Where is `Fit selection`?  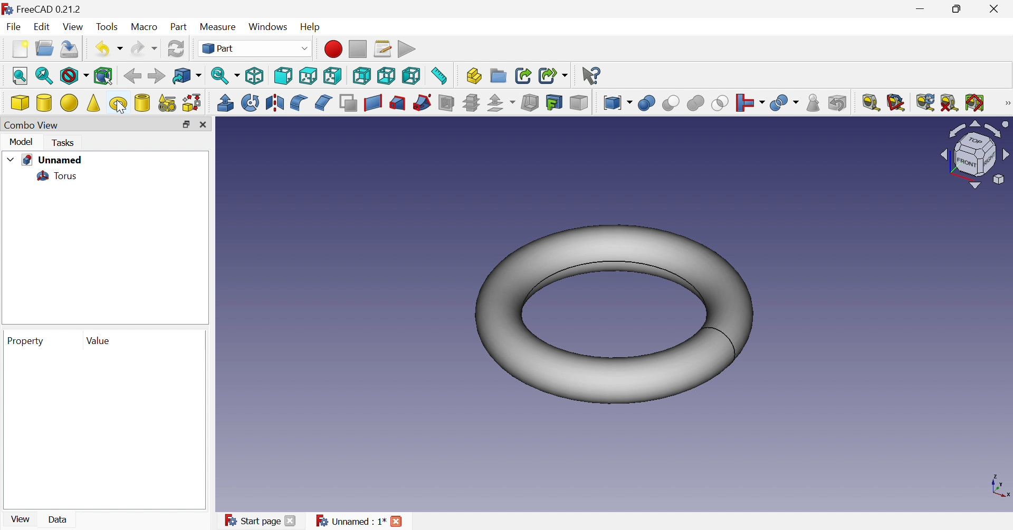
Fit selection is located at coordinates (43, 76).